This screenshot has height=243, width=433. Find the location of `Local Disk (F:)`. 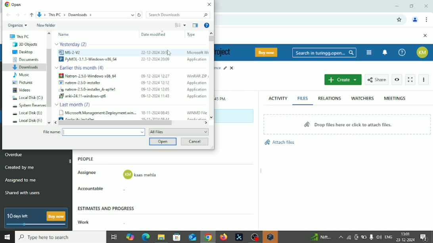

Local Disk (F:) is located at coordinates (25, 121).